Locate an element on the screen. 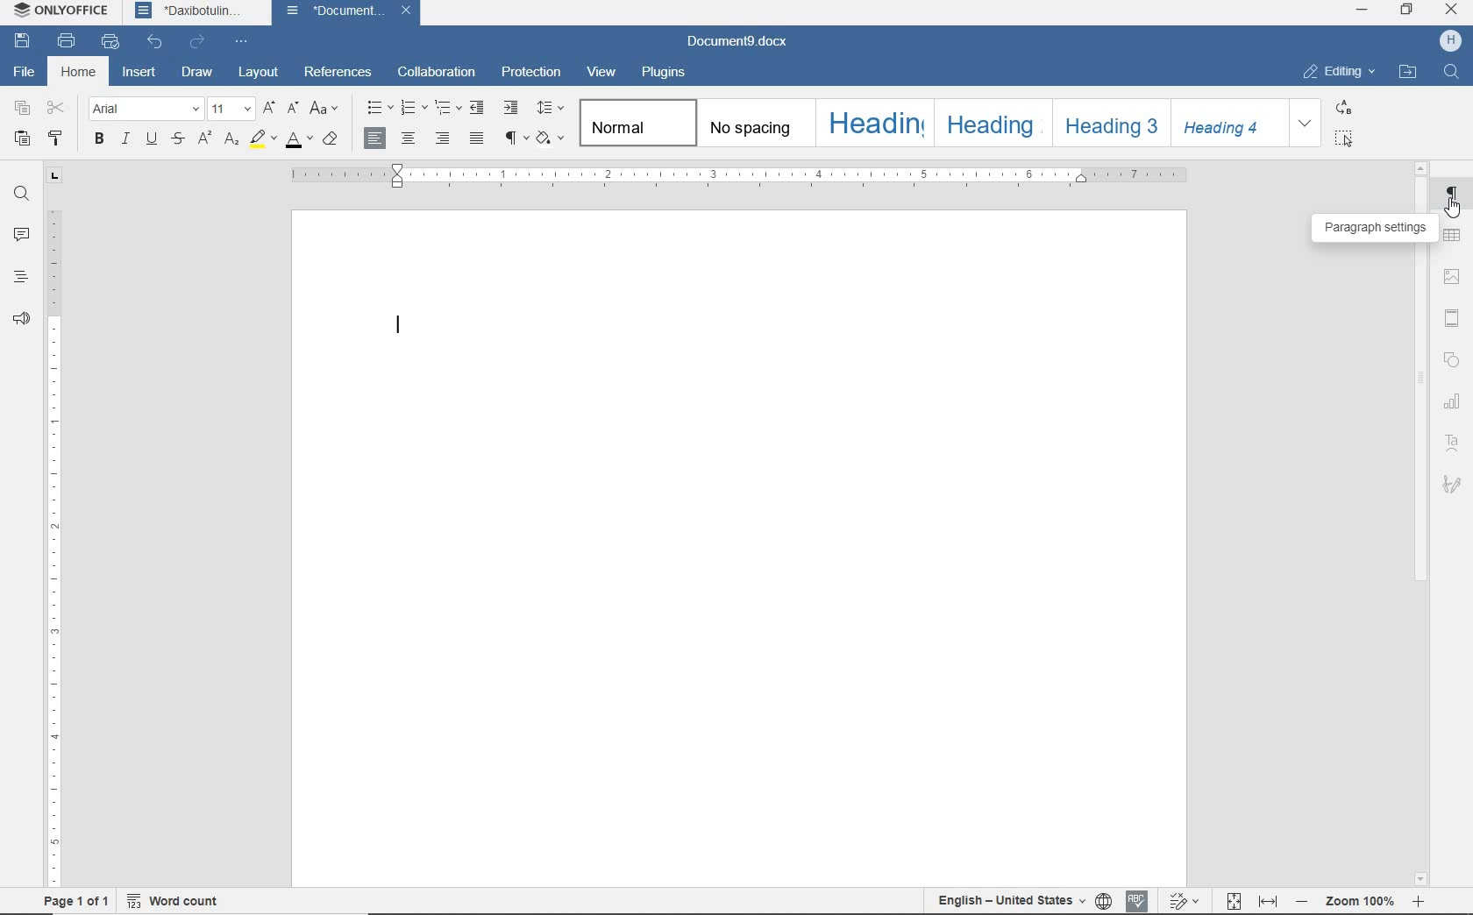 The width and height of the screenshot is (1473, 915). insert is located at coordinates (142, 74).